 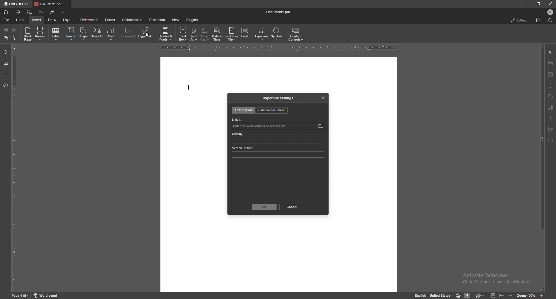 What do you see at coordinates (194, 34) in the screenshot?
I see `text art` at bounding box center [194, 34].